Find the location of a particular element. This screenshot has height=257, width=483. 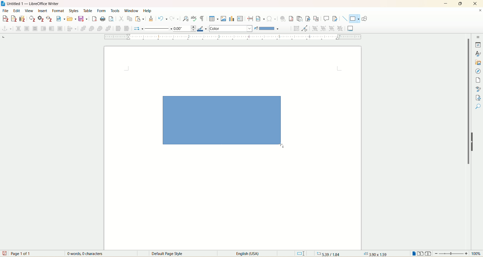

add note is located at coordinates (14, 19).